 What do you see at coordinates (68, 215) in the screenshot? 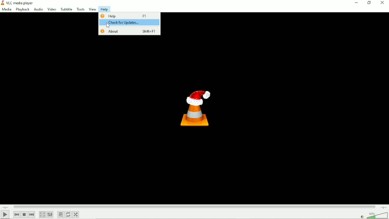
I see `Toggle between loop all, loop one and no loop` at bounding box center [68, 215].